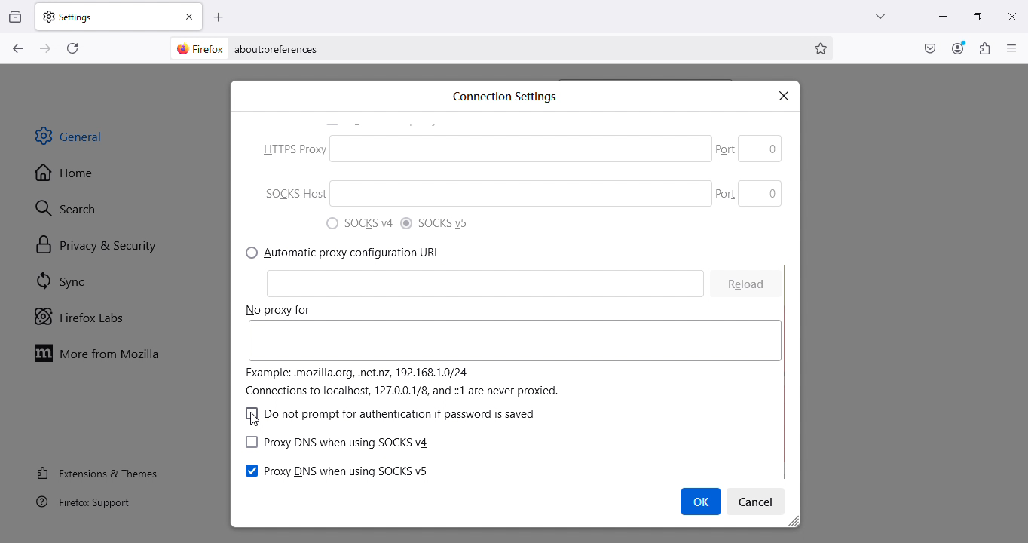 The image size is (1028, 543). What do you see at coordinates (347, 253) in the screenshot?
I see `7) Manual proxy configuration` at bounding box center [347, 253].